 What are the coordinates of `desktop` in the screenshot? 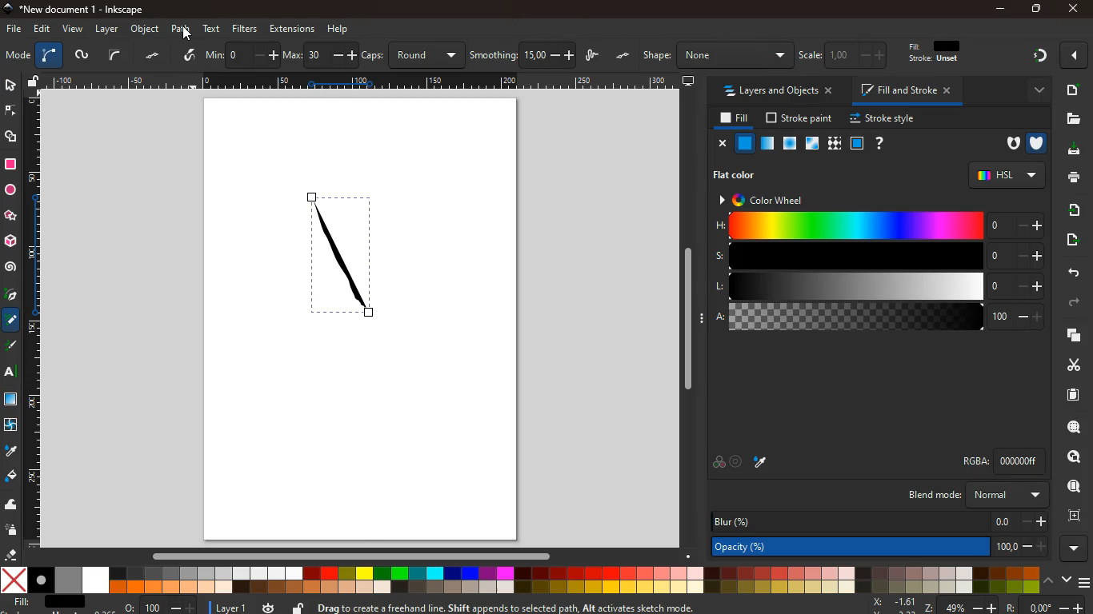 It's located at (689, 82).